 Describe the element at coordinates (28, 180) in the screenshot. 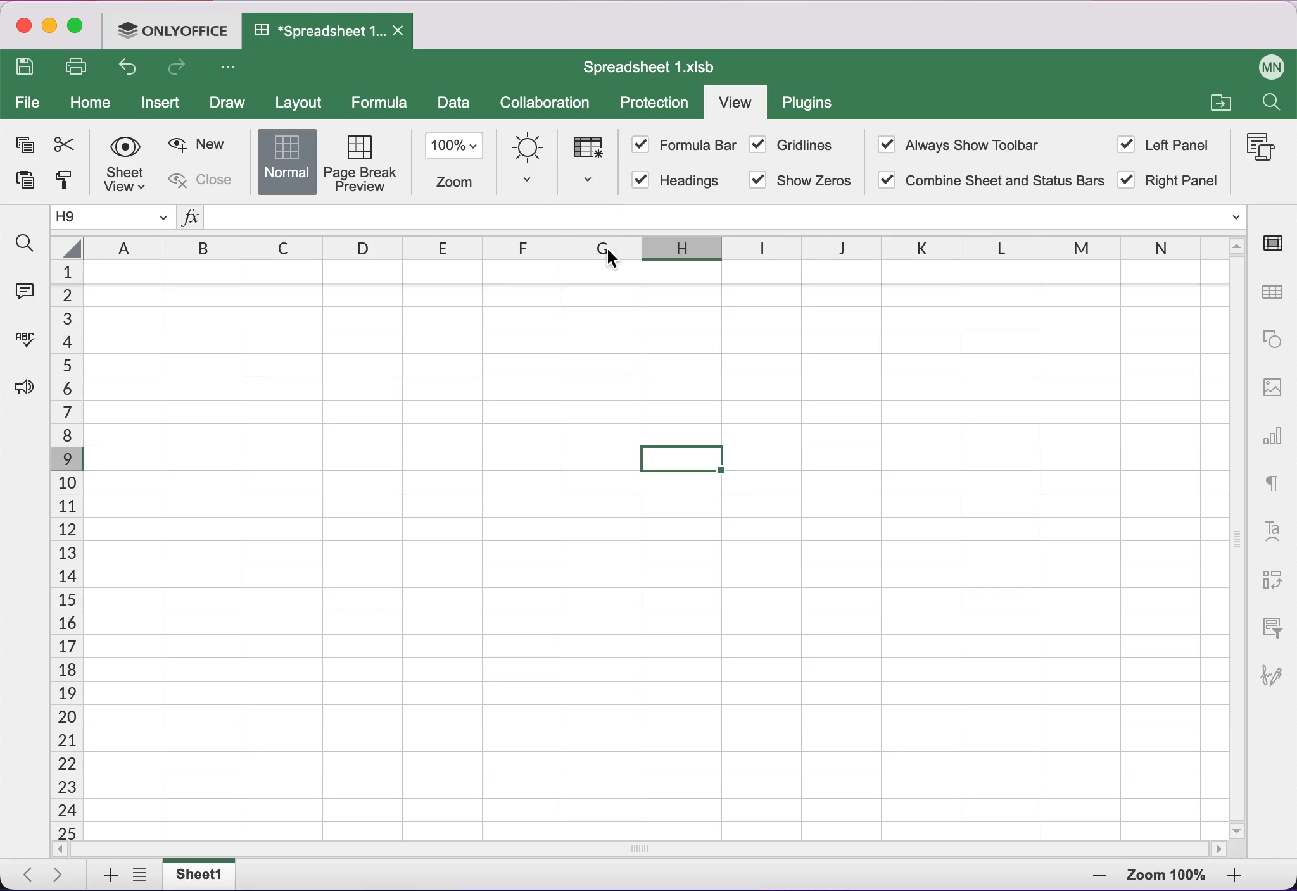

I see `paste` at that location.